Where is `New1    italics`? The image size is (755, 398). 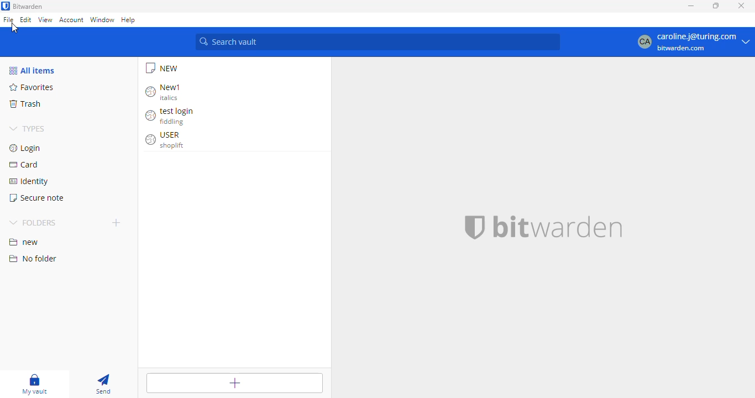 New1    italics is located at coordinates (165, 92).